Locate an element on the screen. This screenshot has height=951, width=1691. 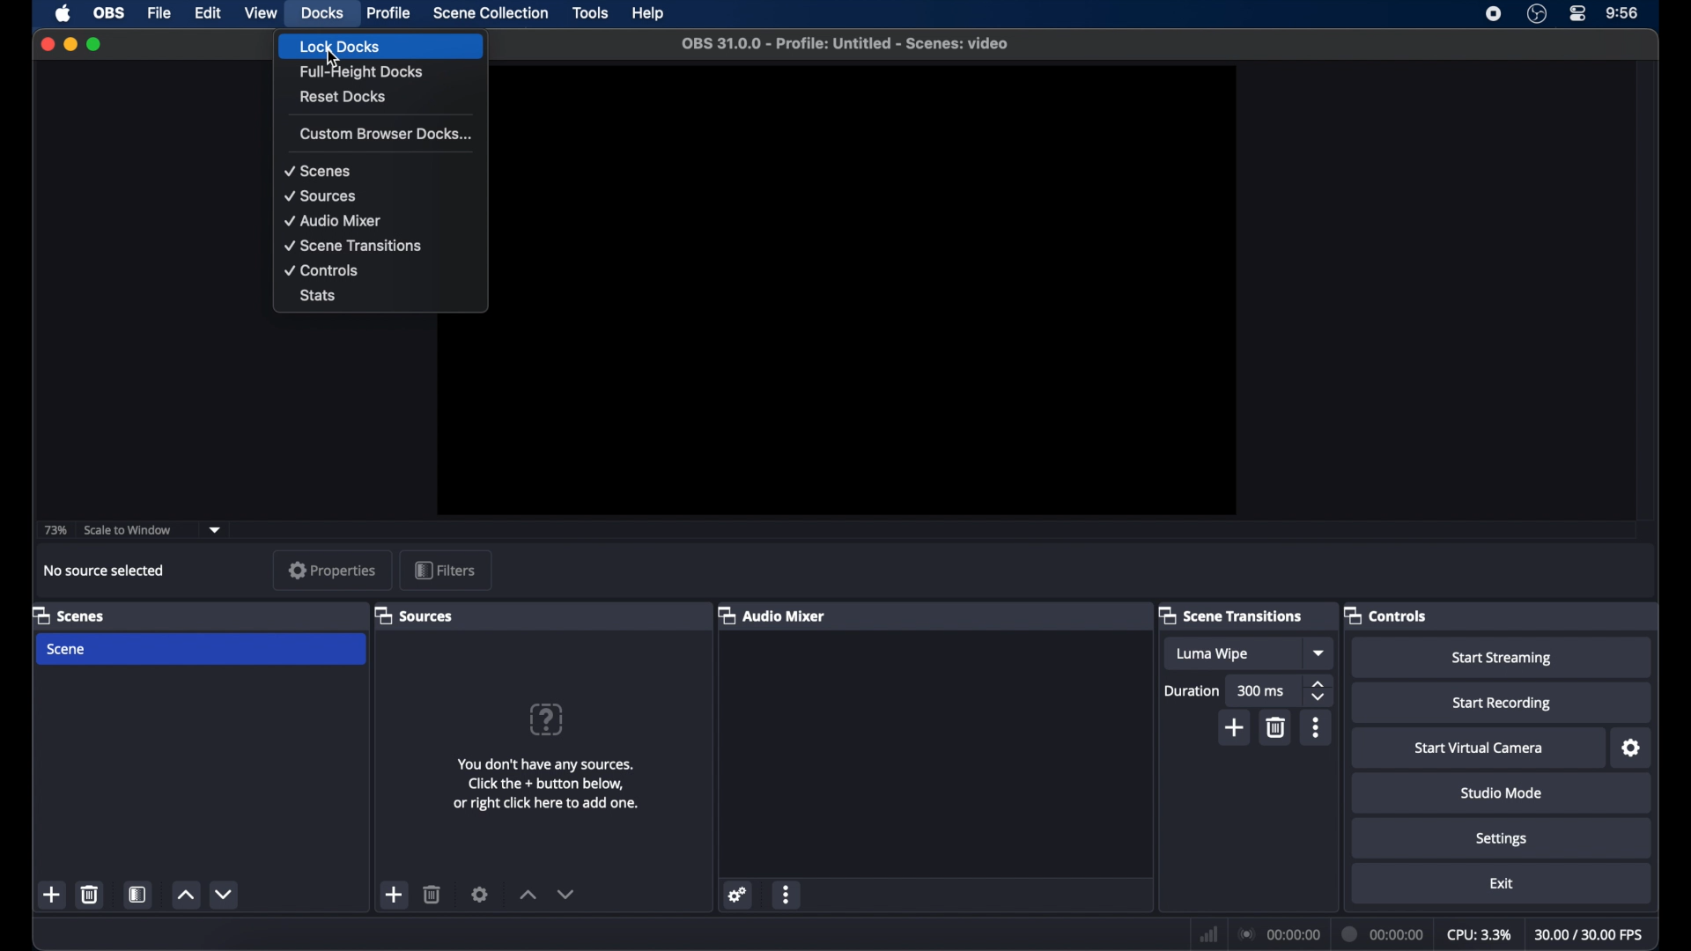
scene transitions is located at coordinates (352, 246).